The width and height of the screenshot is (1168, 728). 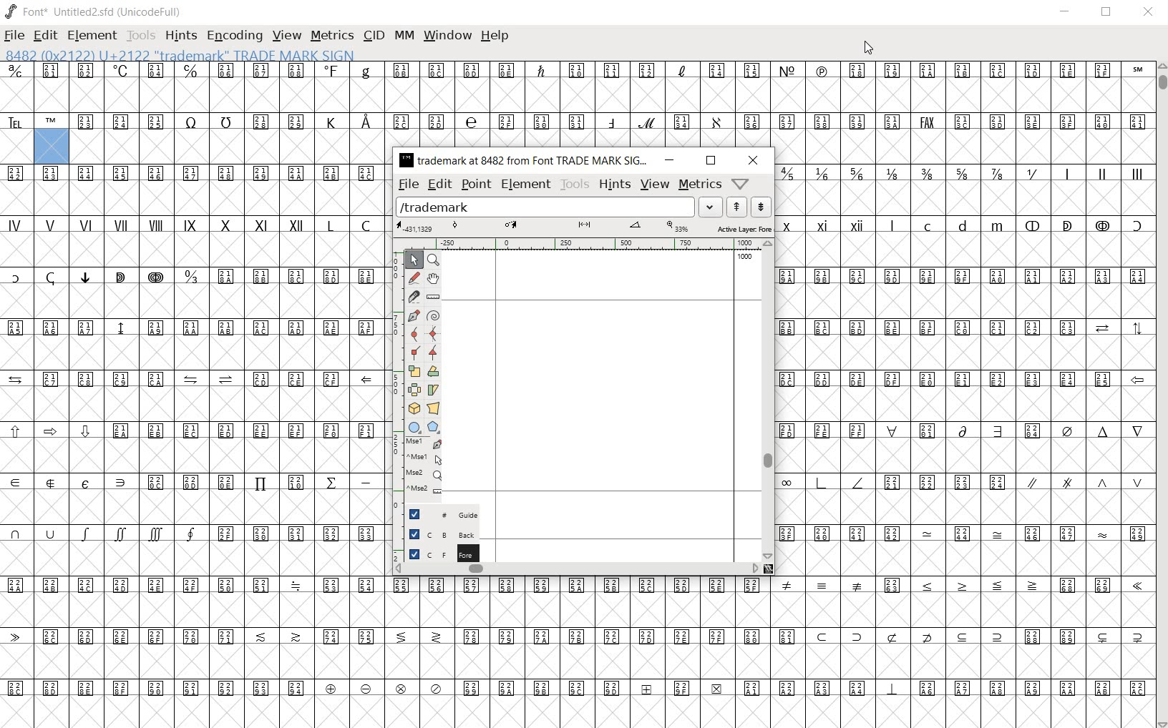 I want to click on symbols, so click(x=585, y=636).